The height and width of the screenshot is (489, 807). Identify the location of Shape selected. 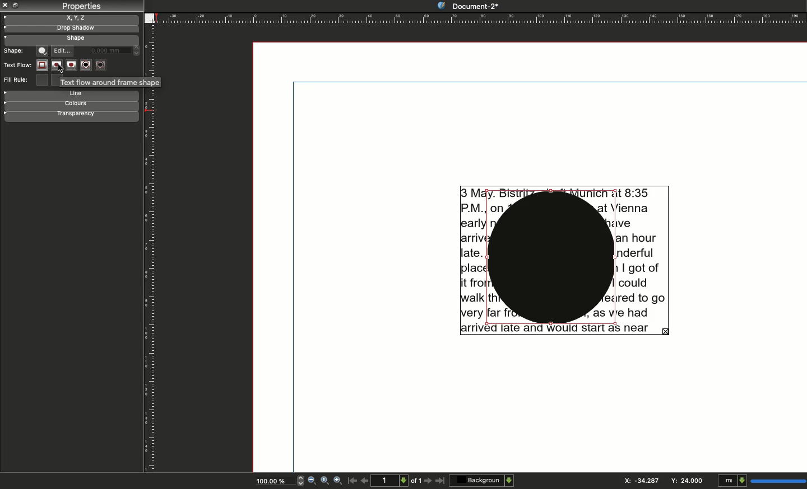
(551, 259).